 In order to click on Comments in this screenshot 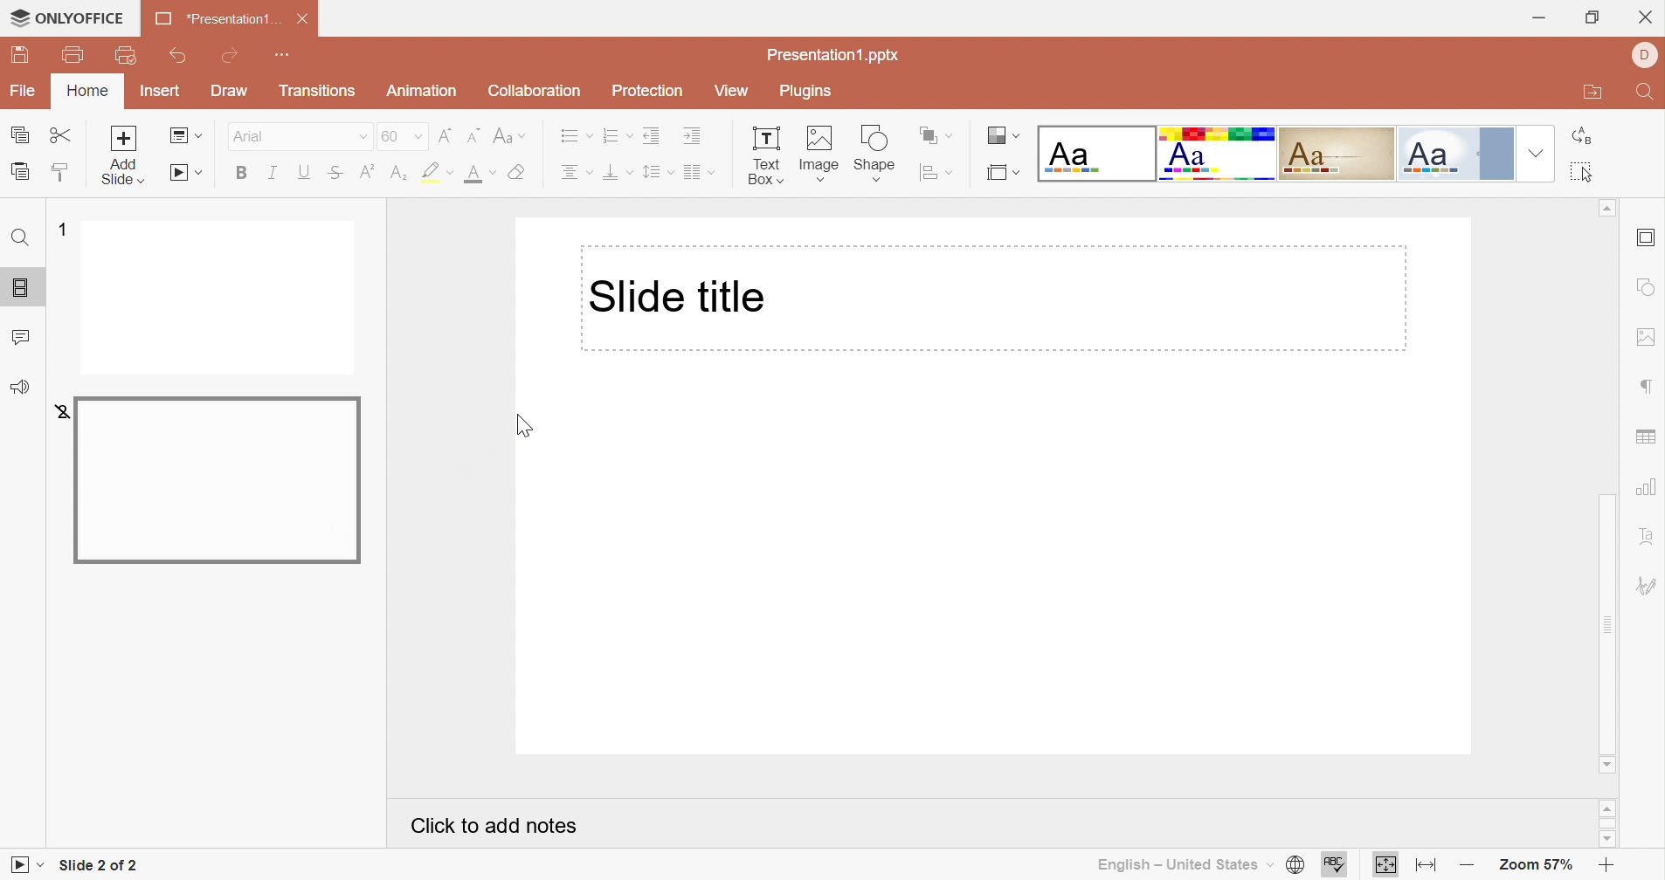, I will do `click(25, 339)`.